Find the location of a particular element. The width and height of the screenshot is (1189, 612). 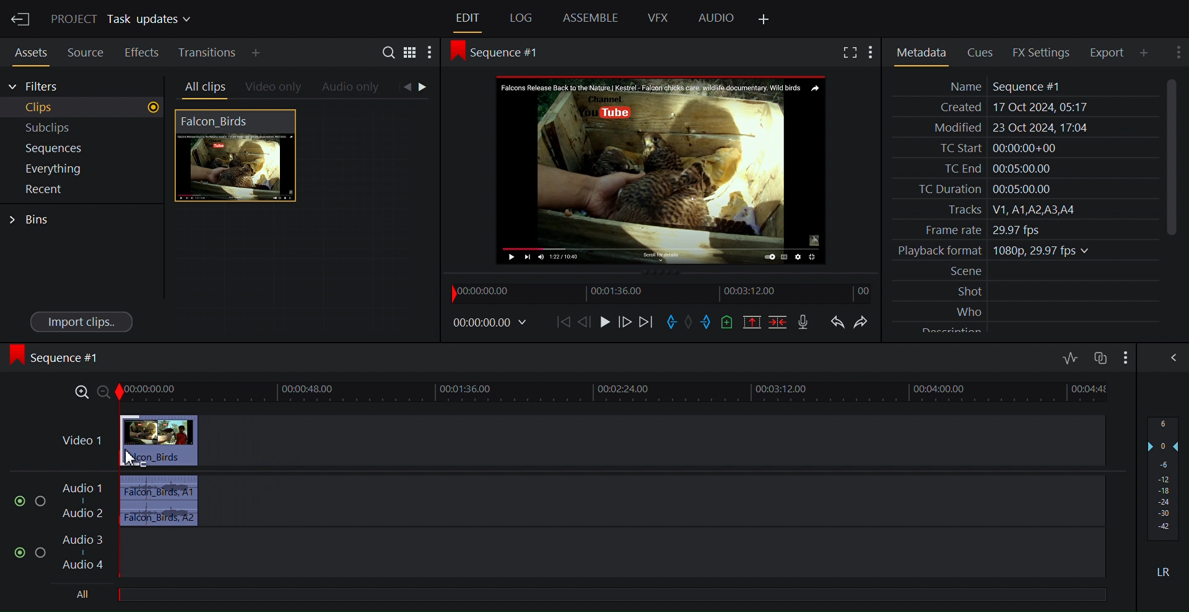

Show/Hide the full audio mix is located at coordinates (1171, 357).